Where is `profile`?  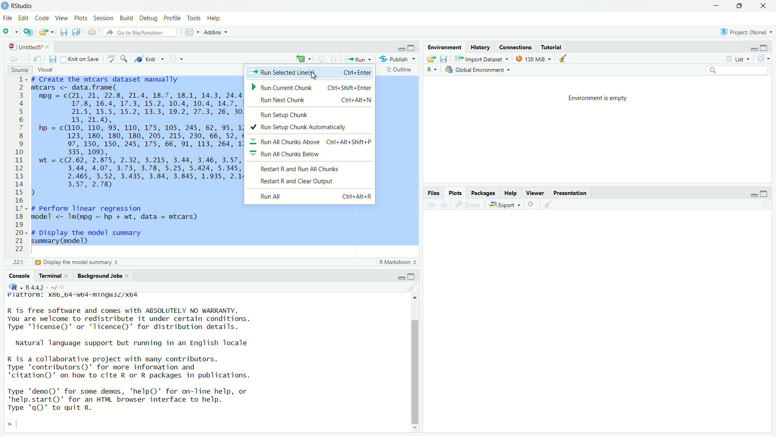 profile is located at coordinates (173, 18).